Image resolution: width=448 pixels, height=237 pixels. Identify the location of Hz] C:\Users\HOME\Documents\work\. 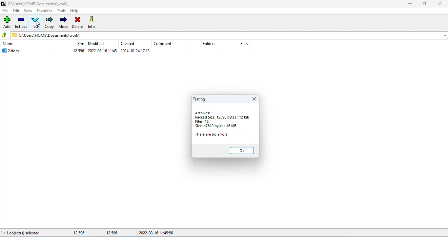
(46, 35).